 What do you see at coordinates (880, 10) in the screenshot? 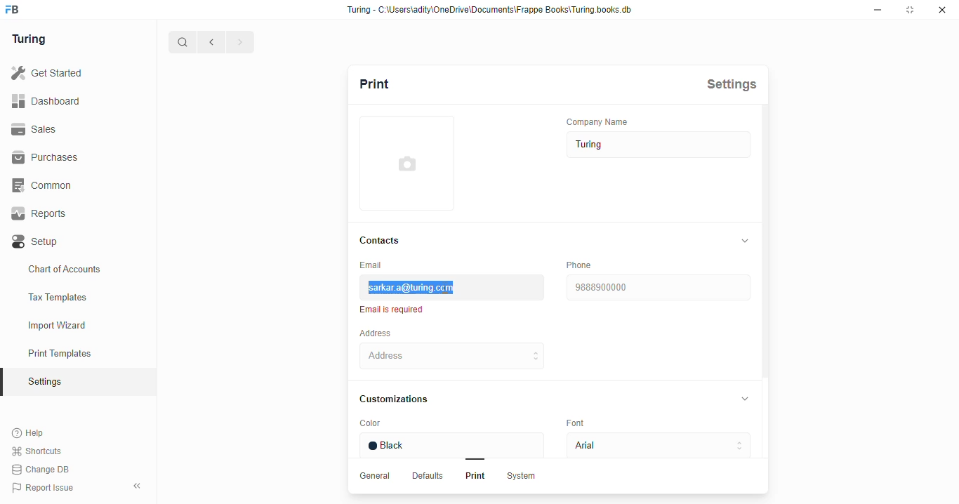
I see `minimise` at bounding box center [880, 10].